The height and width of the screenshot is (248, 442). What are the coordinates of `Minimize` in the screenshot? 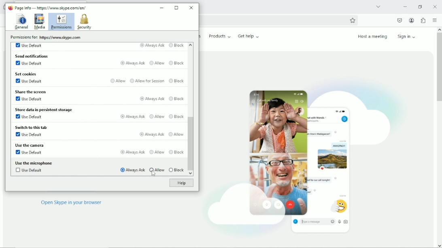 It's located at (405, 6).